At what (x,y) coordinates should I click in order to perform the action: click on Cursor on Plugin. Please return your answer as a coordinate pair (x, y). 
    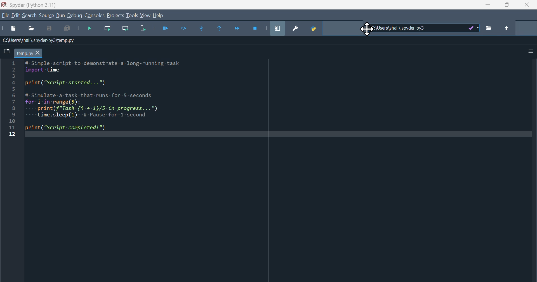
    Looking at the image, I should click on (369, 29).